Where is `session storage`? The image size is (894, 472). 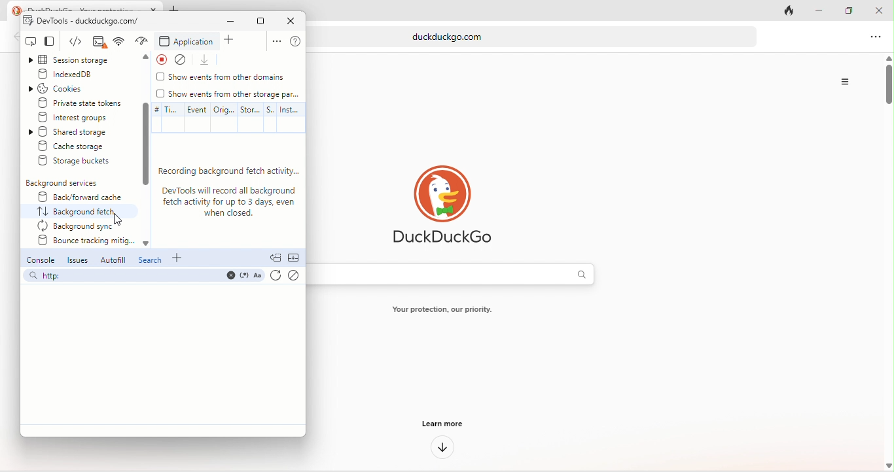
session storage is located at coordinates (79, 60).